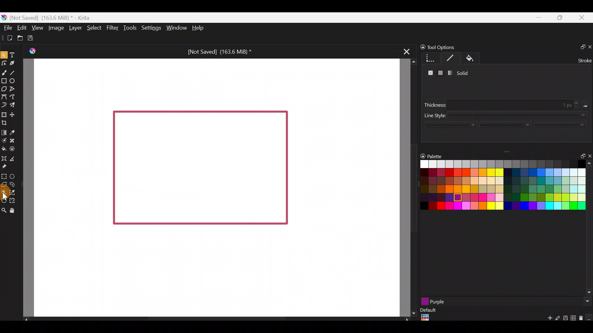  What do you see at coordinates (4, 210) in the screenshot?
I see `Zoom tool` at bounding box center [4, 210].